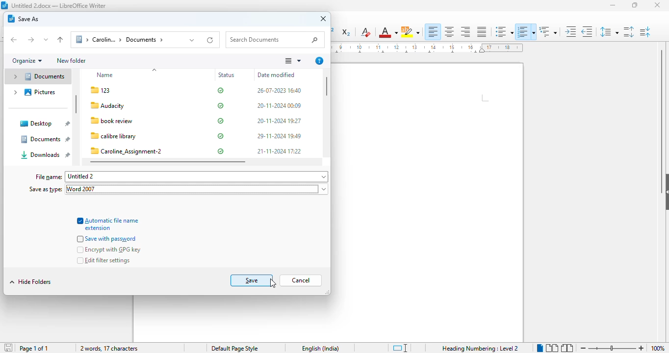  What do you see at coordinates (71, 60) in the screenshot?
I see `new folder` at bounding box center [71, 60].